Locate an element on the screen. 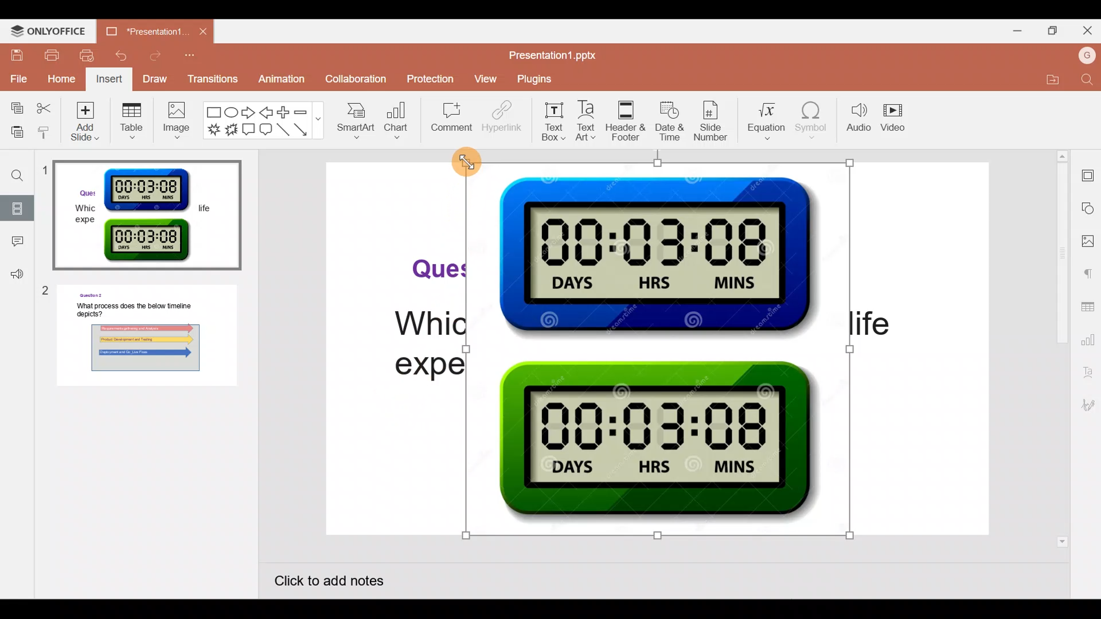 The width and height of the screenshot is (1101, 619). Inserted Timer Graphic is located at coordinates (659, 351).